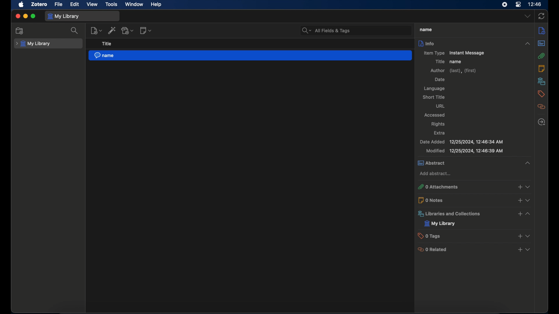 The image size is (559, 314). Describe the element at coordinates (25, 16) in the screenshot. I see `minimize` at that location.